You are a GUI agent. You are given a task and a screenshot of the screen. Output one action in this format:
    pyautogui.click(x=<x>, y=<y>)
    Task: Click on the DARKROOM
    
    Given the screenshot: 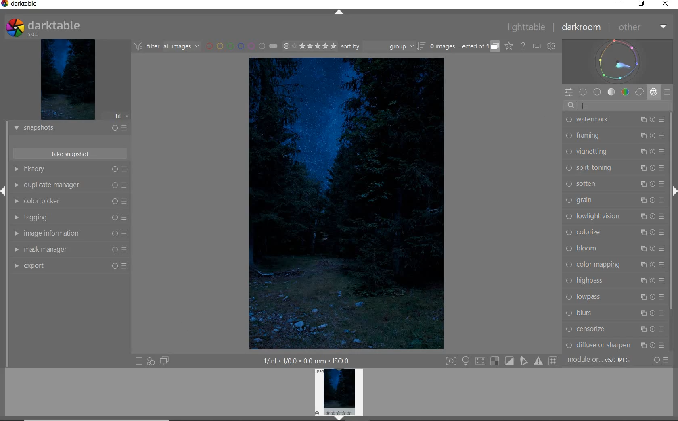 What is the action you would take?
    pyautogui.click(x=581, y=27)
    